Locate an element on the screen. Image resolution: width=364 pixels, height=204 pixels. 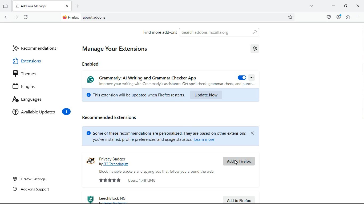
available updates is located at coordinates (41, 112).